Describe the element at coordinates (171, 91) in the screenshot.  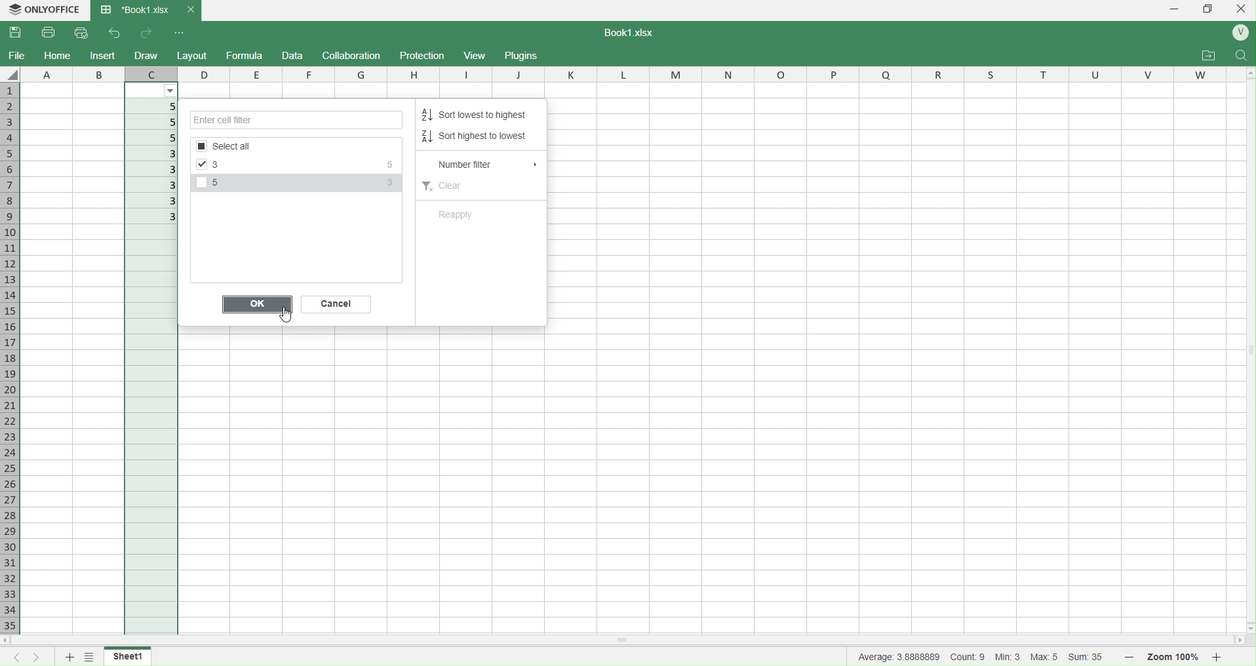
I see `Filter` at that location.